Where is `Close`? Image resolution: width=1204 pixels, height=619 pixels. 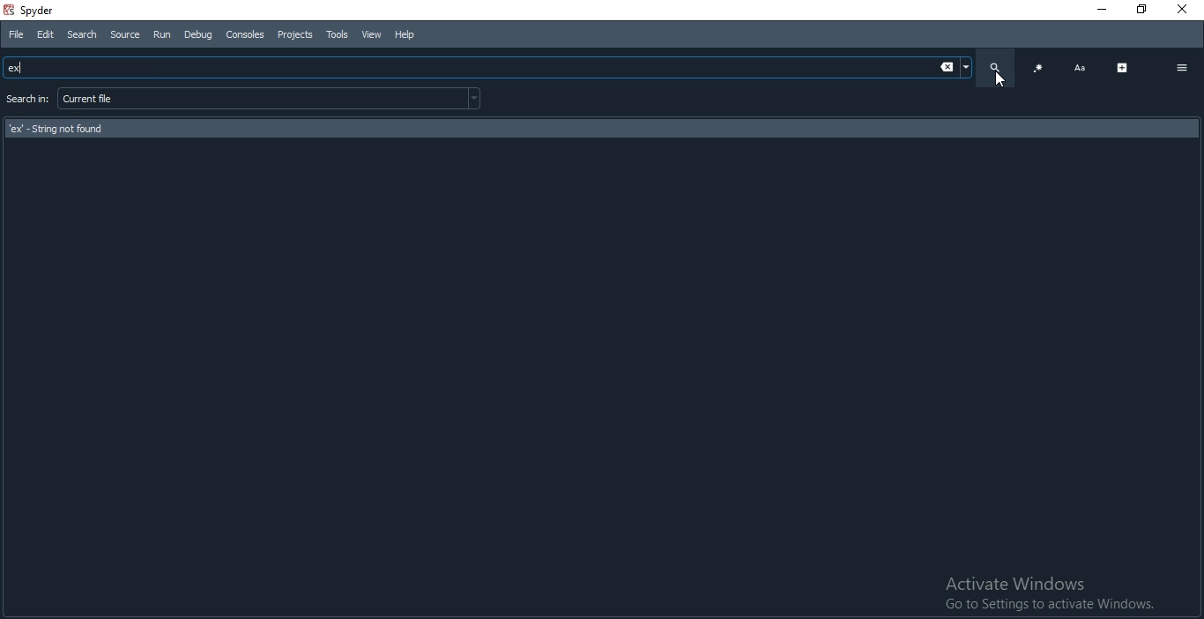
Close is located at coordinates (1182, 8).